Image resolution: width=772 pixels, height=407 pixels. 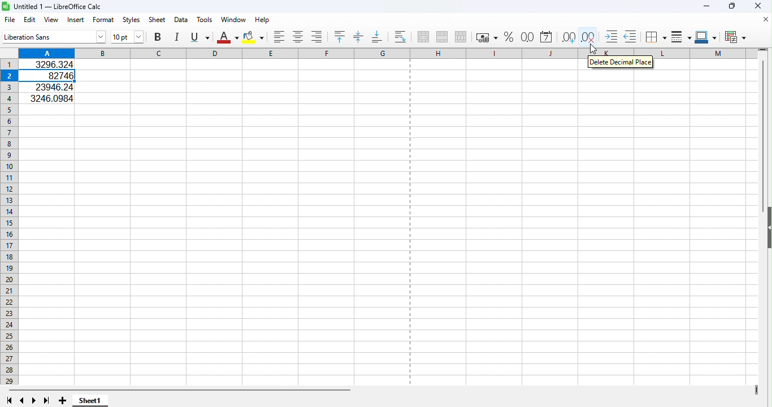 What do you see at coordinates (681, 36) in the screenshot?
I see `Border style` at bounding box center [681, 36].